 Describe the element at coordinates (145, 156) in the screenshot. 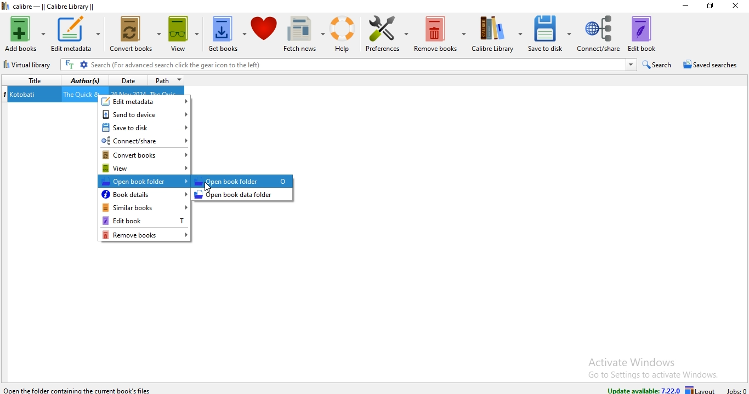

I see `convert books` at that location.